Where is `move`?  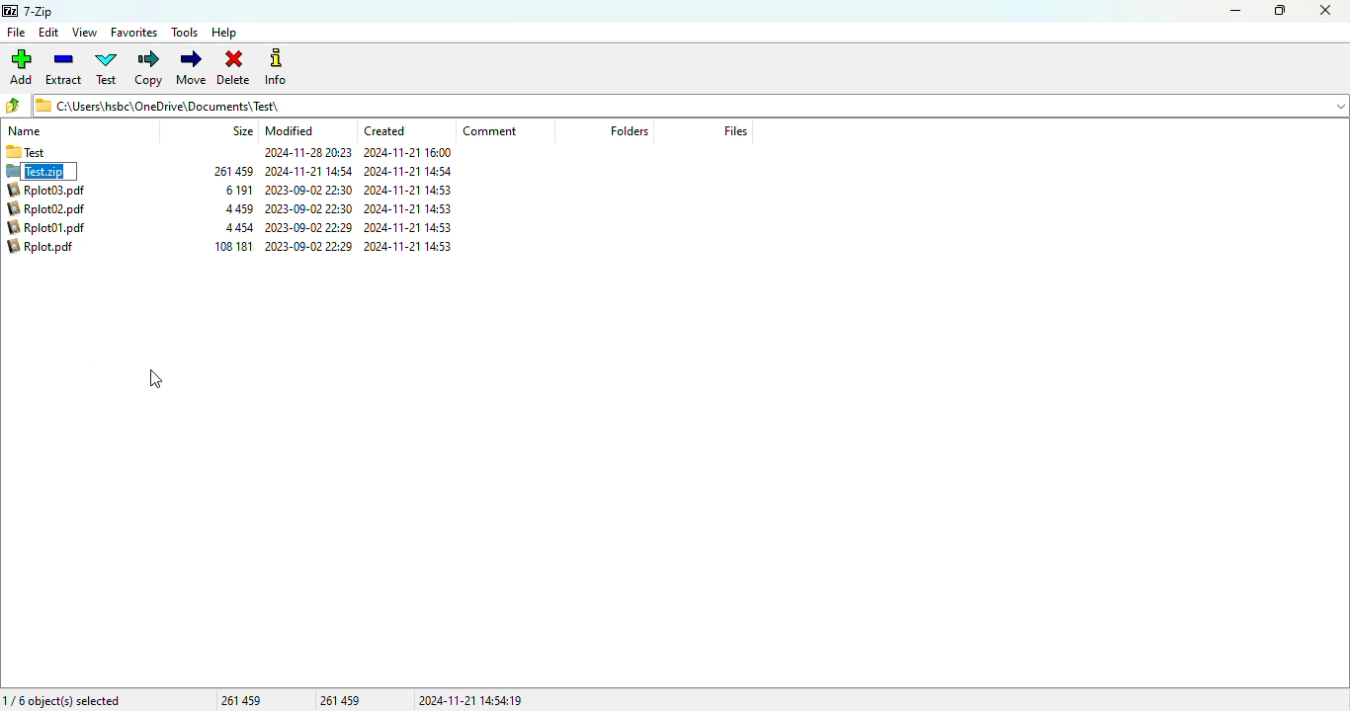
move is located at coordinates (192, 67).